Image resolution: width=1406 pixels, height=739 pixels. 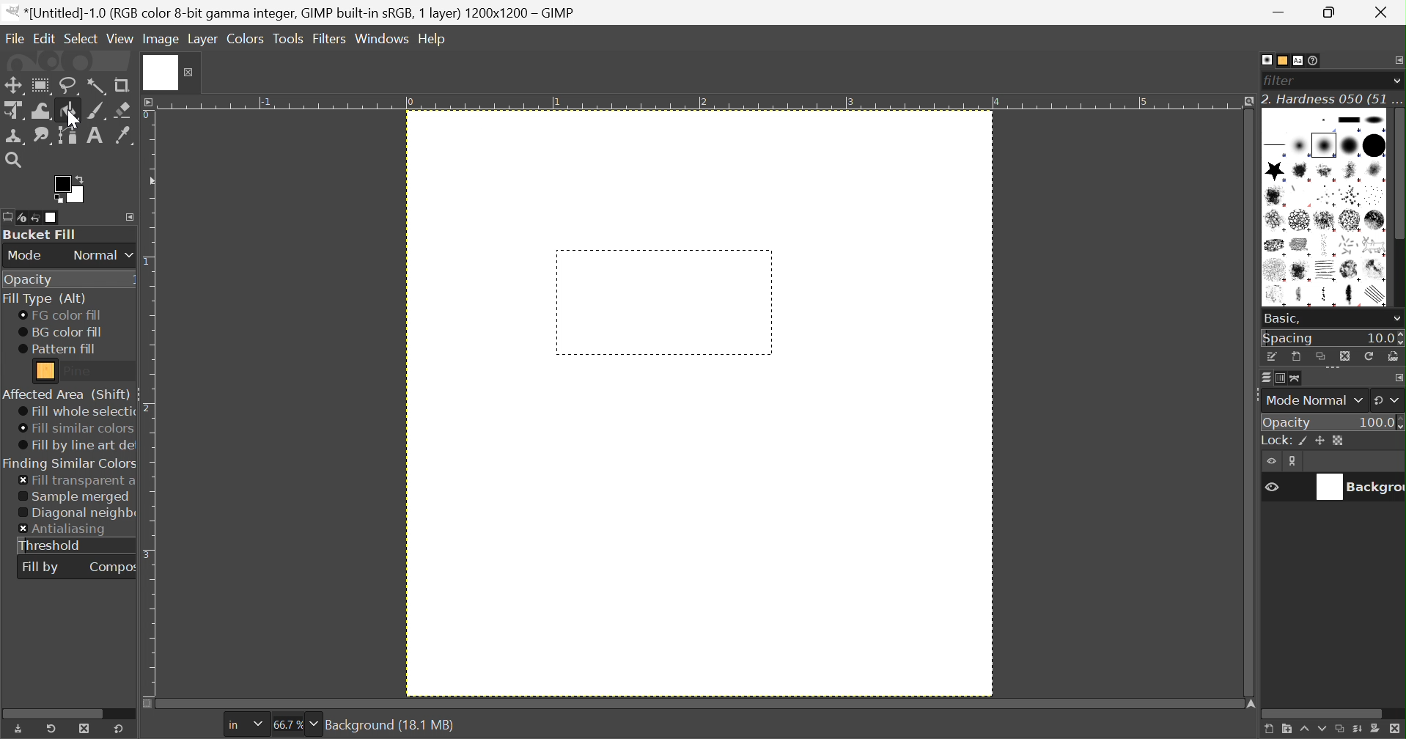 What do you see at coordinates (66, 61) in the screenshot?
I see `Drop image file hereto open them` at bounding box center [66, 61].